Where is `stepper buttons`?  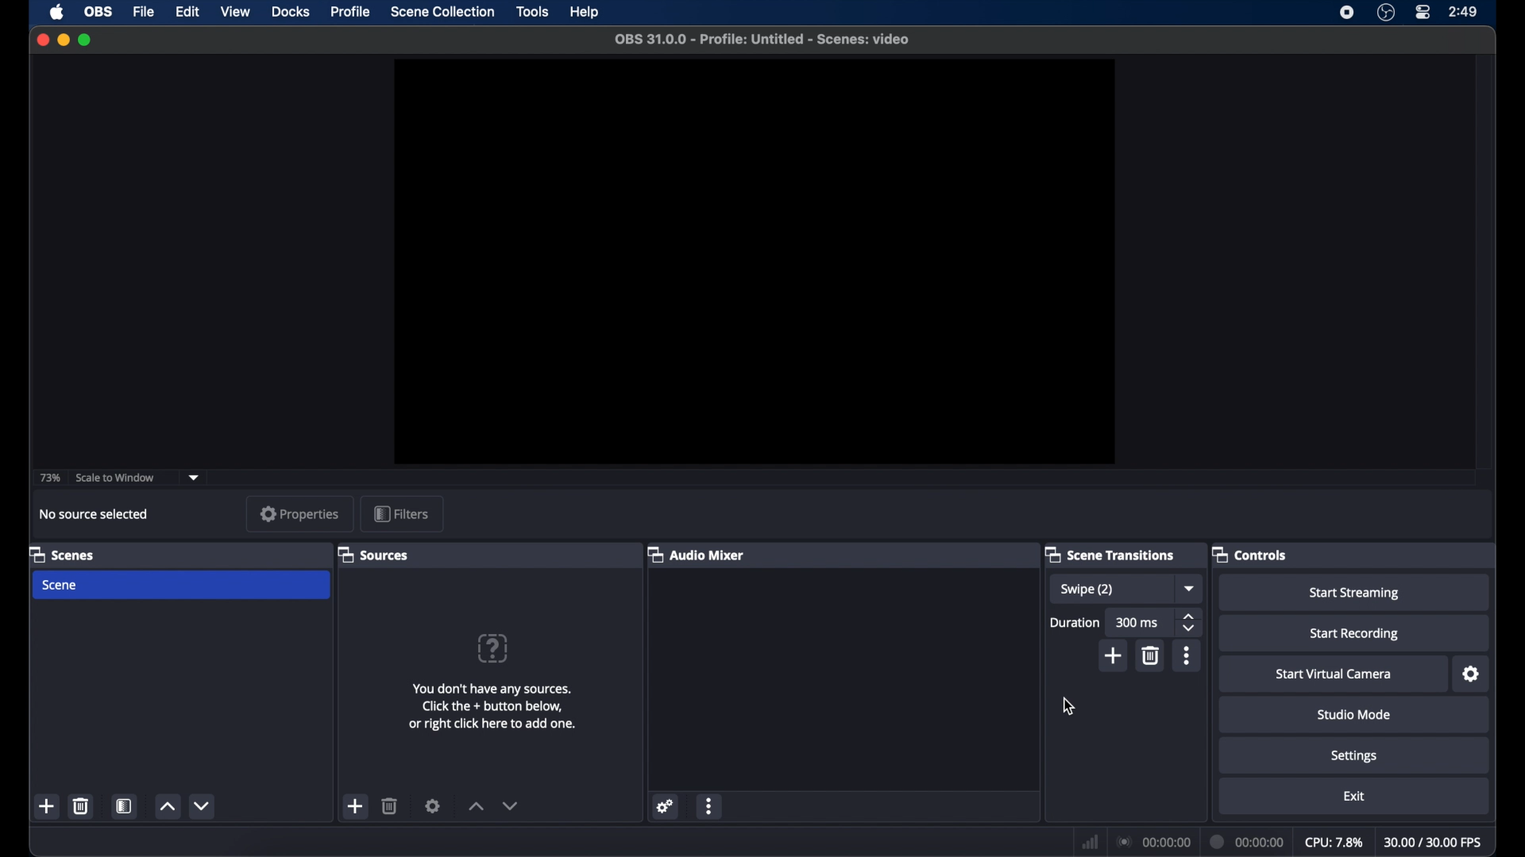
stepper buttons is located at coordinates (1187, 621).